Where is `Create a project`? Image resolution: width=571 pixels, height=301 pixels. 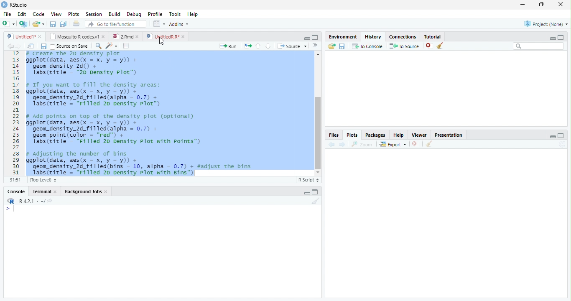
Create a project is located at coordinates (23, 24).